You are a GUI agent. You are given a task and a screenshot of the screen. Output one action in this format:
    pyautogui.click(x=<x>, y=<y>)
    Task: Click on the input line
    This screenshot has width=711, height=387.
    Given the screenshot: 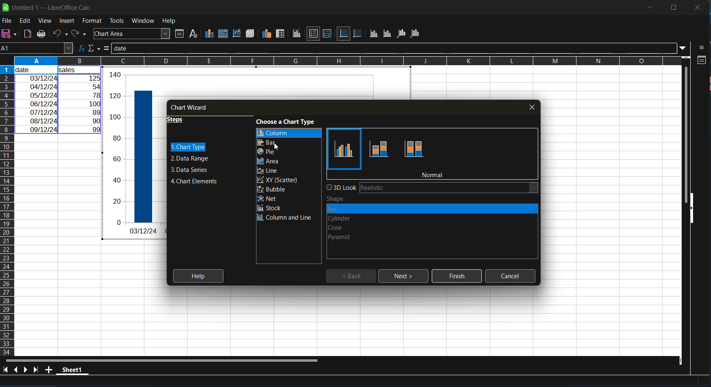 What is the action you would take?
    pyautogui.click(x=393, y=48)
    